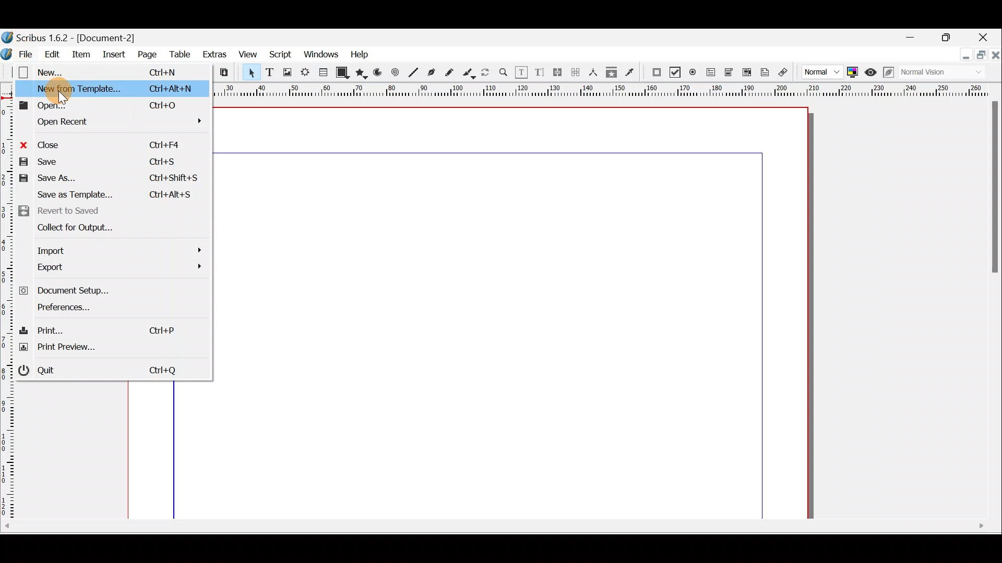  What do you see at coordinates (115, 143) in the screenshot?
I see `Close` at bounding box center [115, 143].